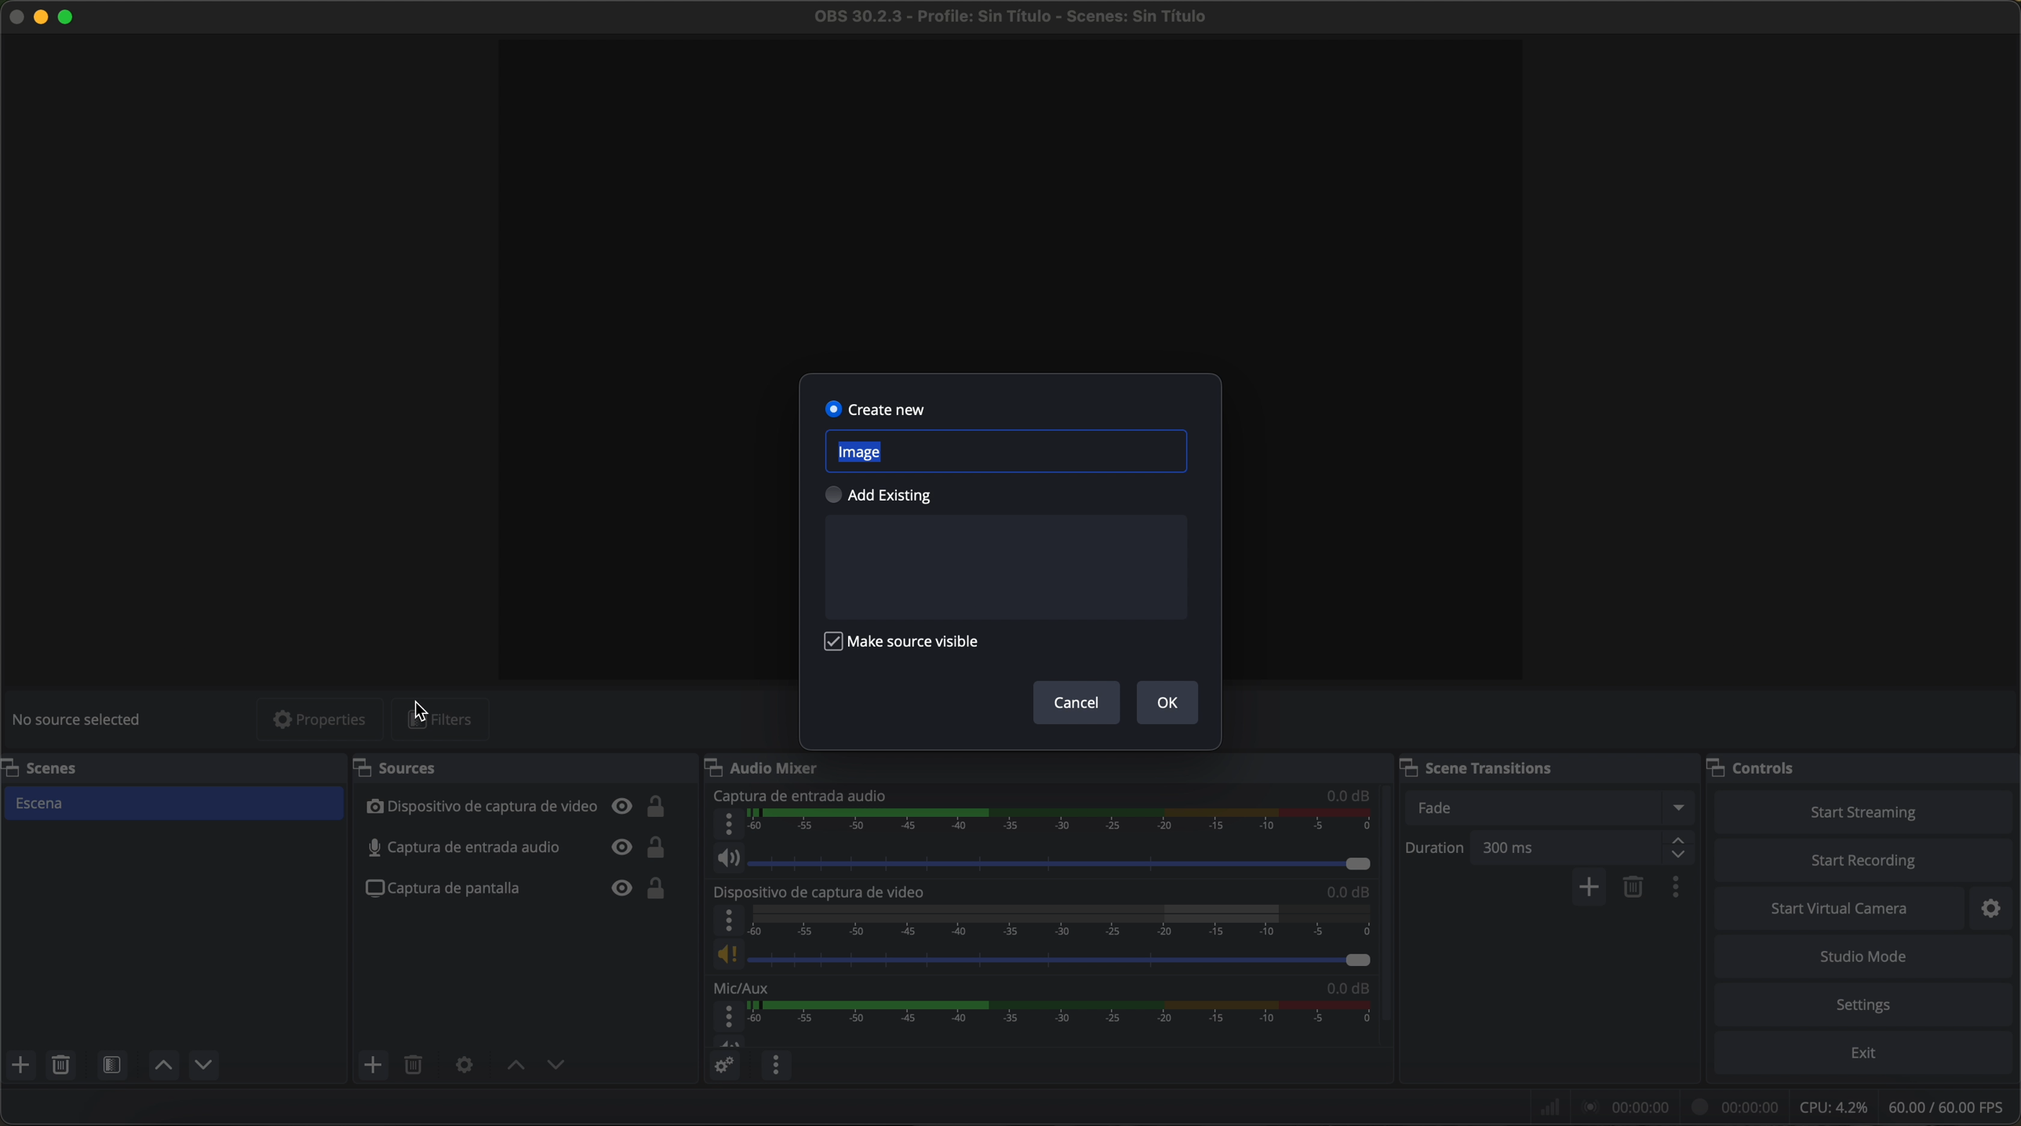 The image size is (2021, 1126). I want to click on remove configurable transition, so click(1636, 888).